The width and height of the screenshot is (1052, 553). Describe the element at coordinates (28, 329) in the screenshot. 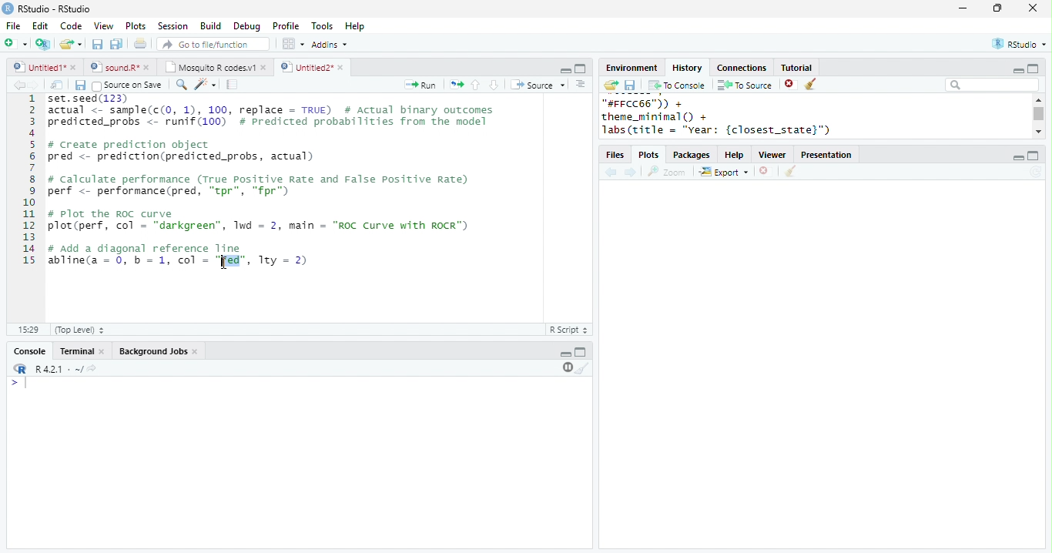

I see `15:29` at that location.